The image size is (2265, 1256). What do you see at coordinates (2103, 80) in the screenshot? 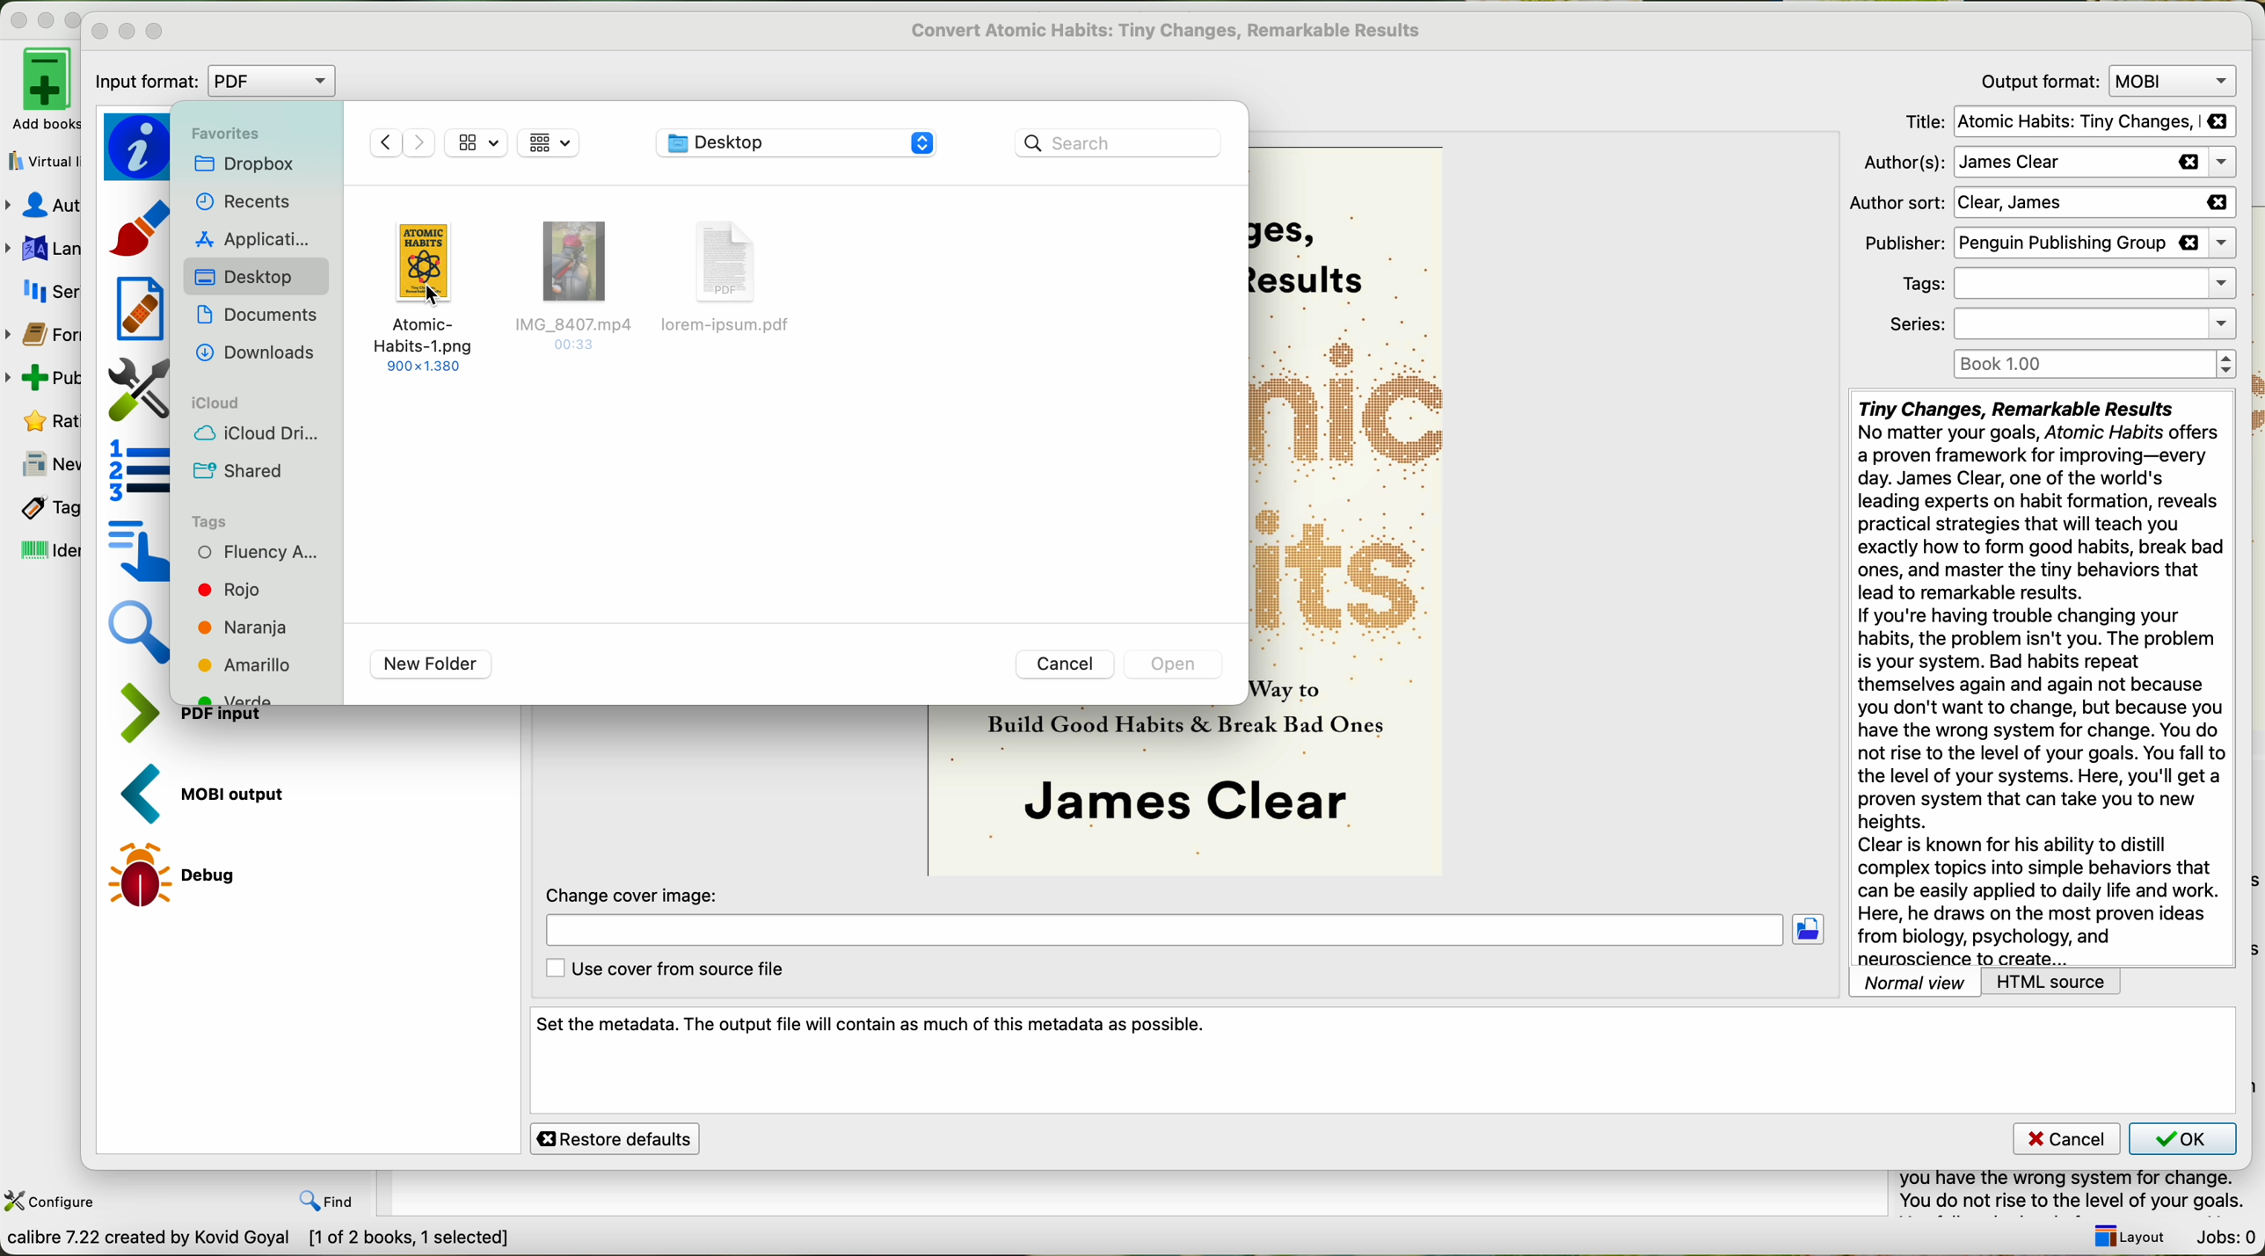
I see `output format: MOVI` at bounding box center [2103, 80].